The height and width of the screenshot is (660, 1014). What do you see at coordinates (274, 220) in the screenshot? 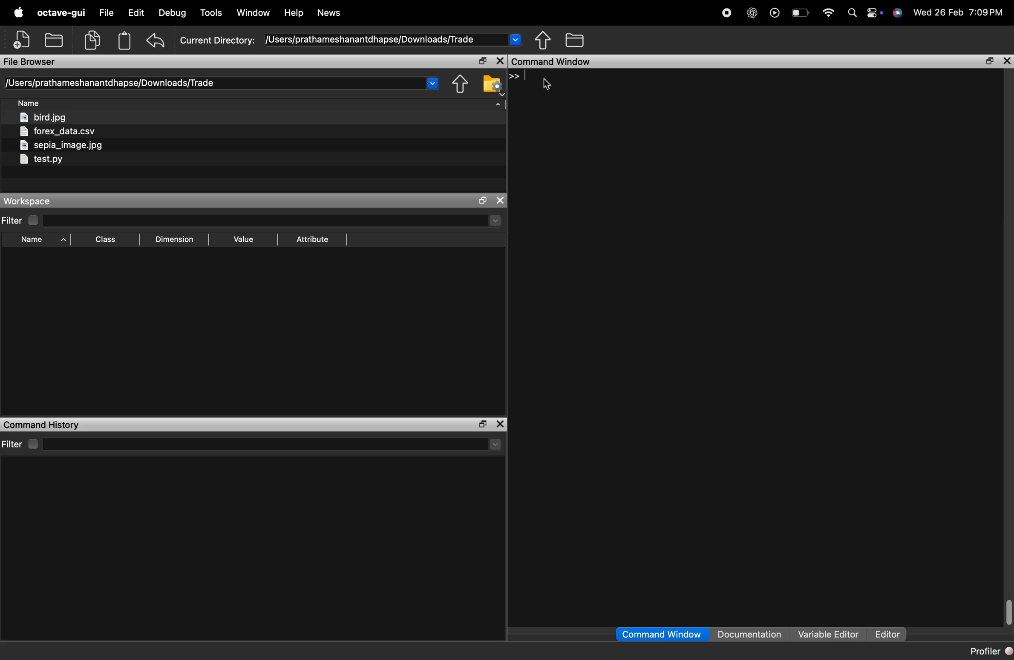
I see `select directory ` at bounding box center [274, 220].